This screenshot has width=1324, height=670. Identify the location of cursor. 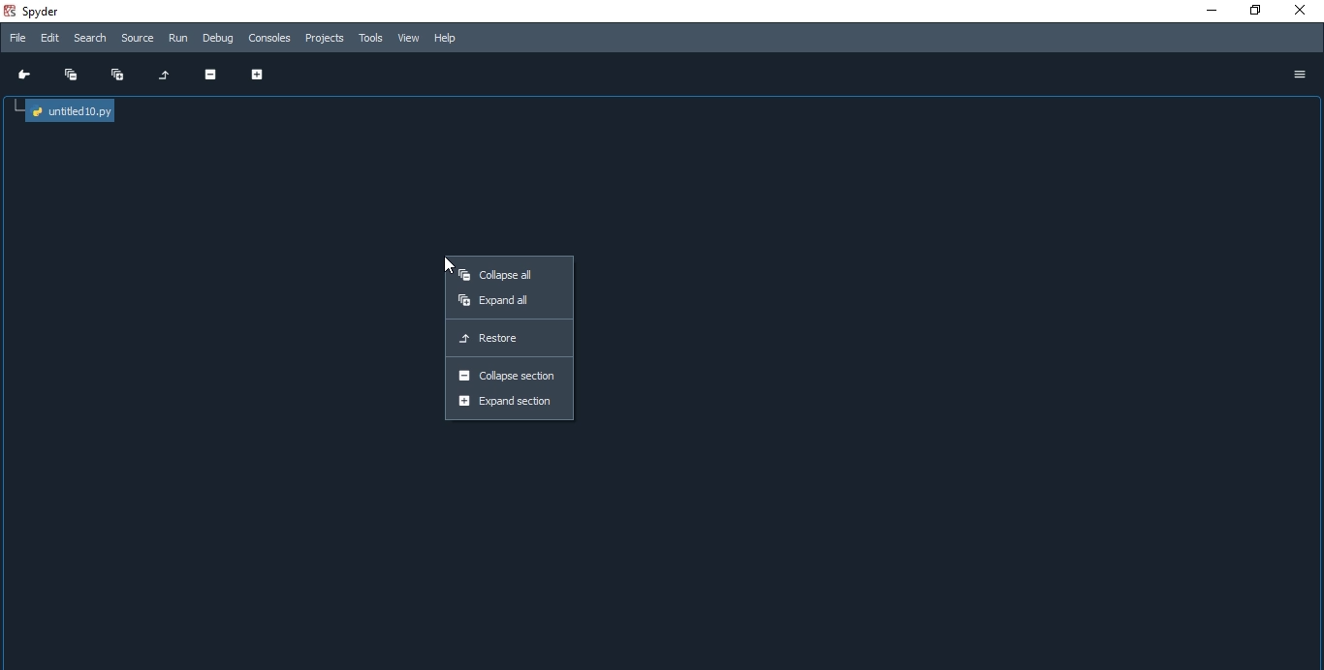
(449, 268).